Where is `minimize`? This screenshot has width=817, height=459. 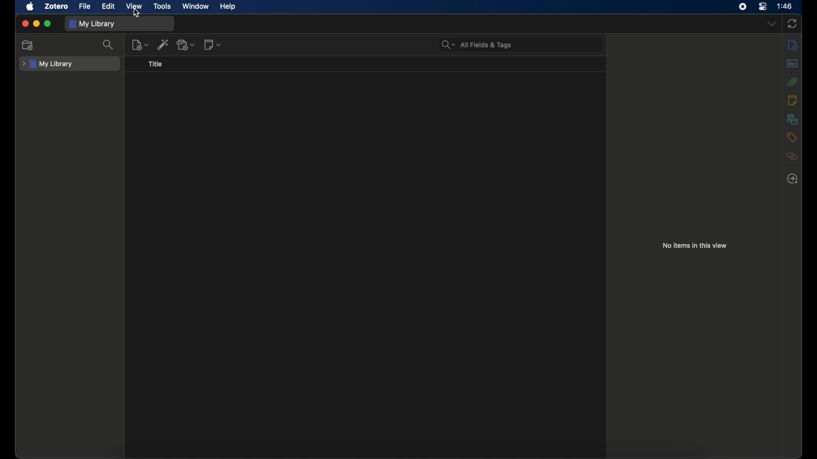 minimize is located at coordinates (36, 23).